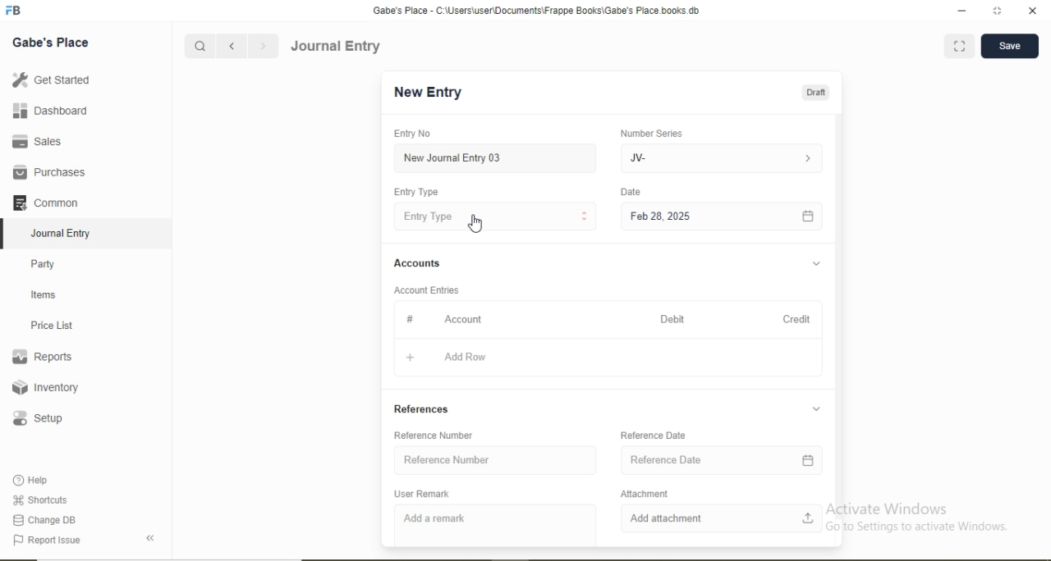  Describe the element at coordinates (411, 133) in the screenshot. I see `Entry No` at that location.